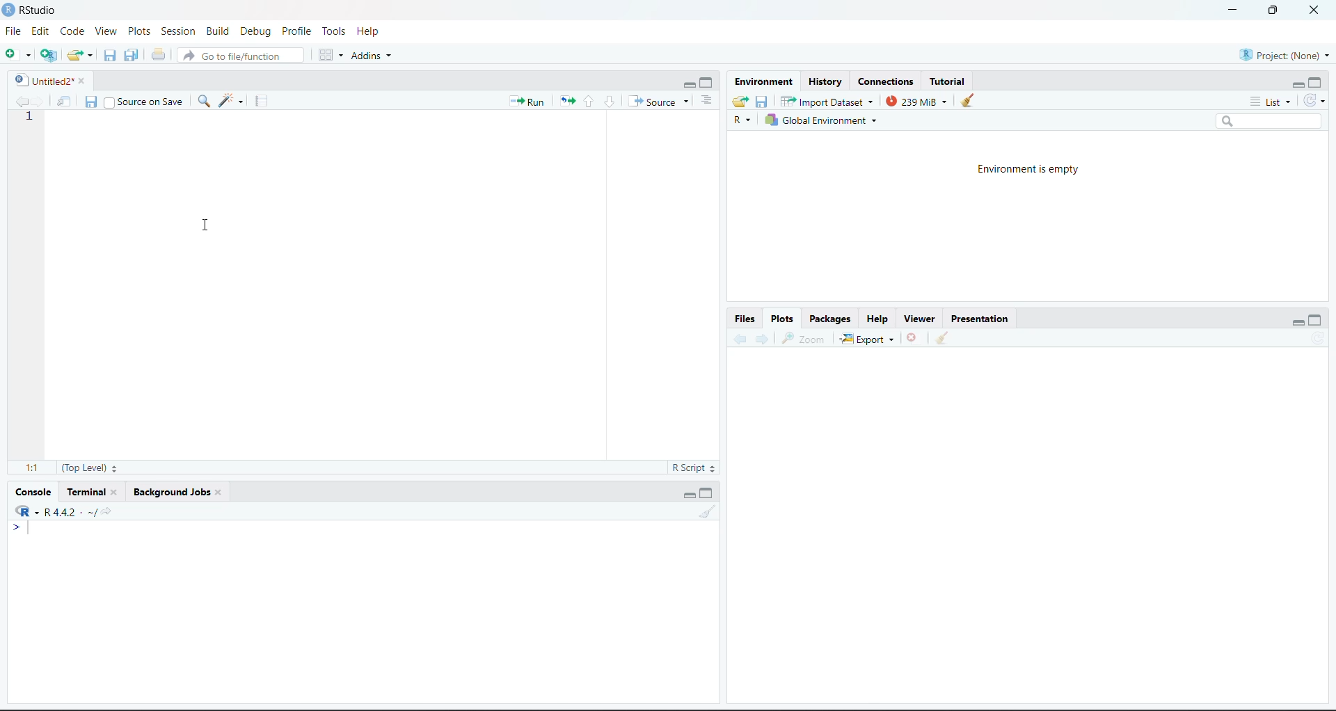 The height and width of the screenshot is (711, 1336). Describe the element at coordinates (32, 466) in the screenshot. I see `1:1` at that location.